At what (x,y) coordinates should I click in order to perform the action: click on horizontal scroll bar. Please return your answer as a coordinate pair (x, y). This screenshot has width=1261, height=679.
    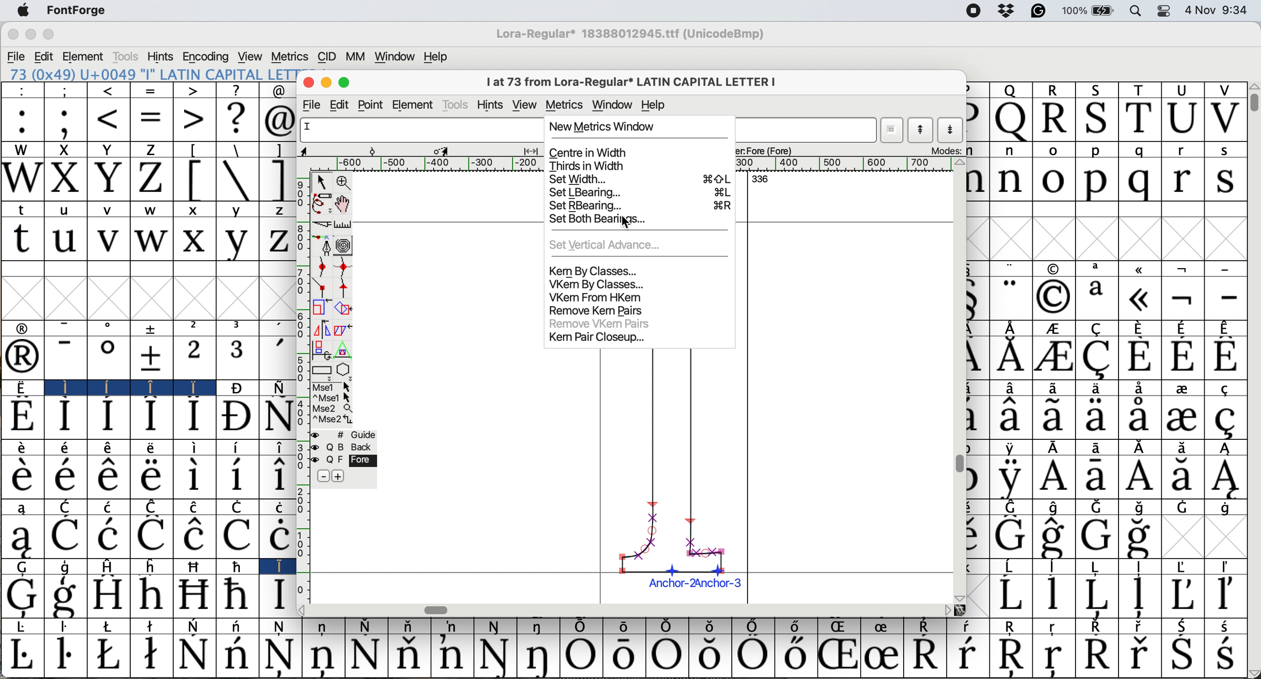
    Looking at the image, I should click on (436, 609).